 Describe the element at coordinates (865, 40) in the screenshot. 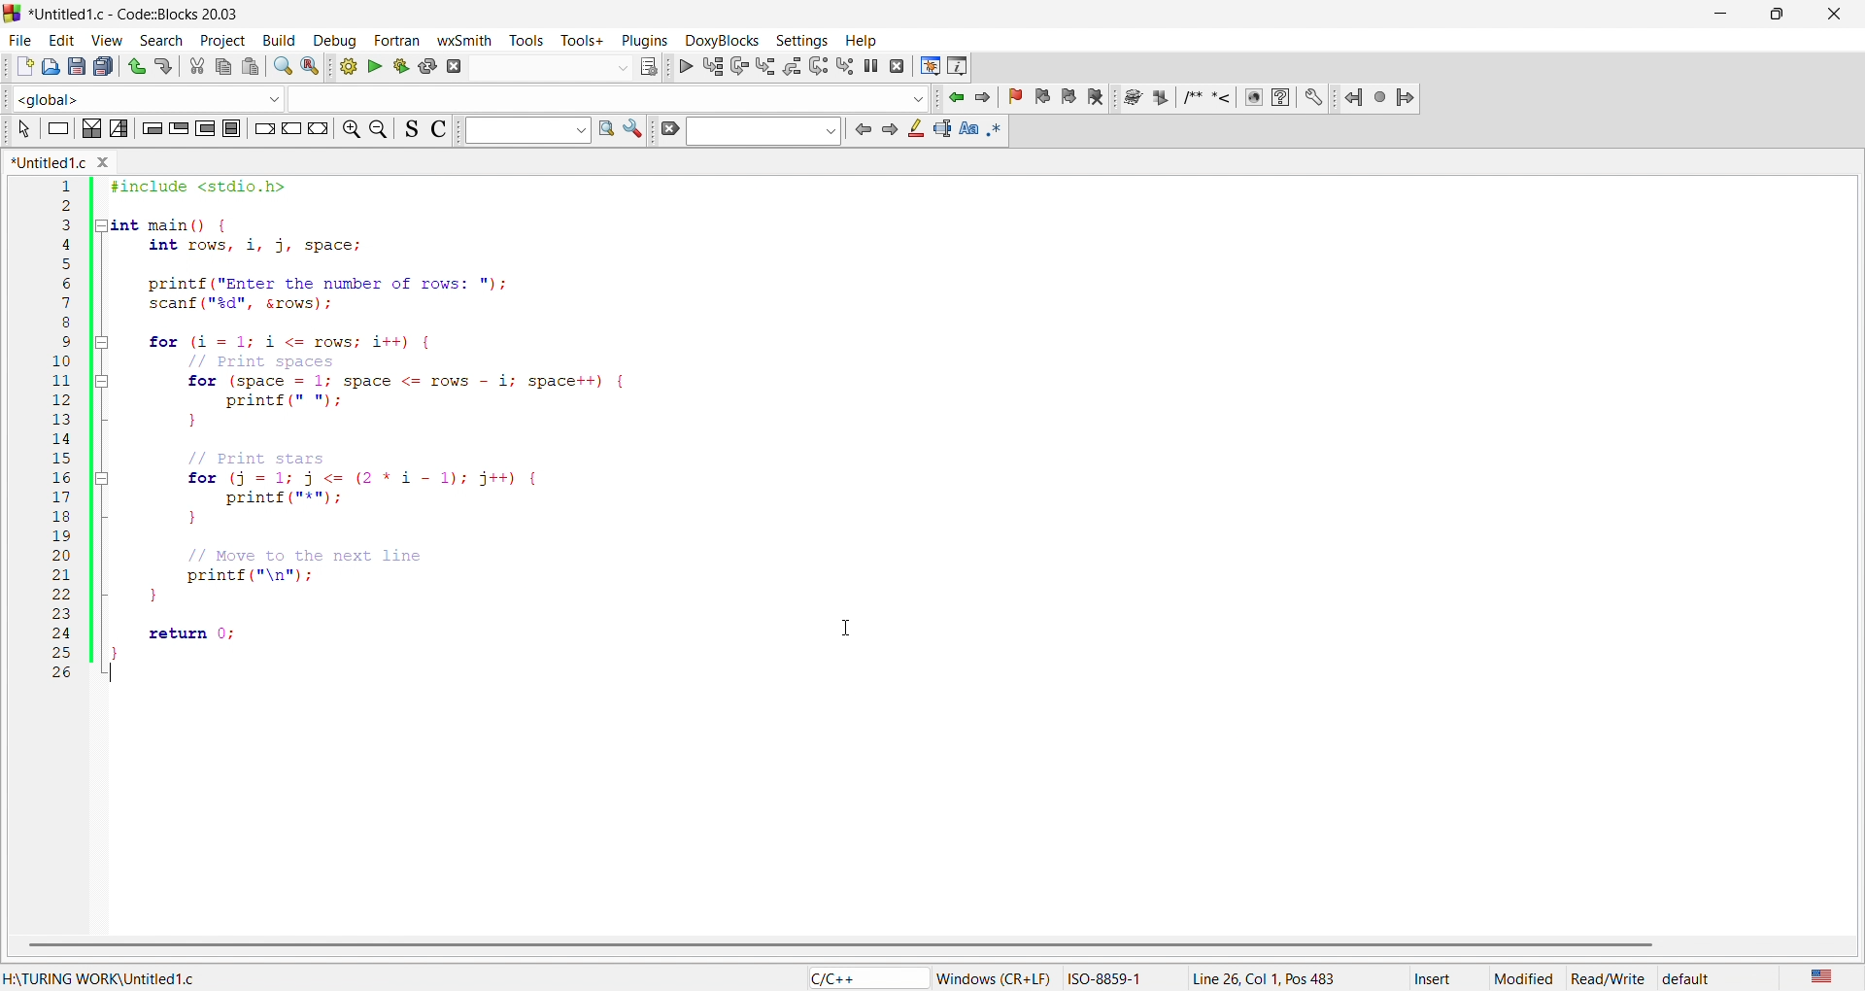

I see `help` at that location.